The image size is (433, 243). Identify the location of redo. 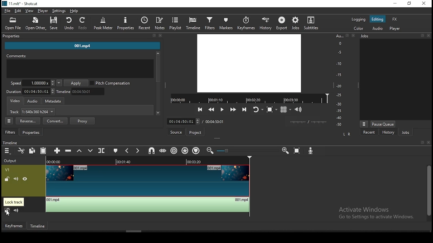
(83, 23).